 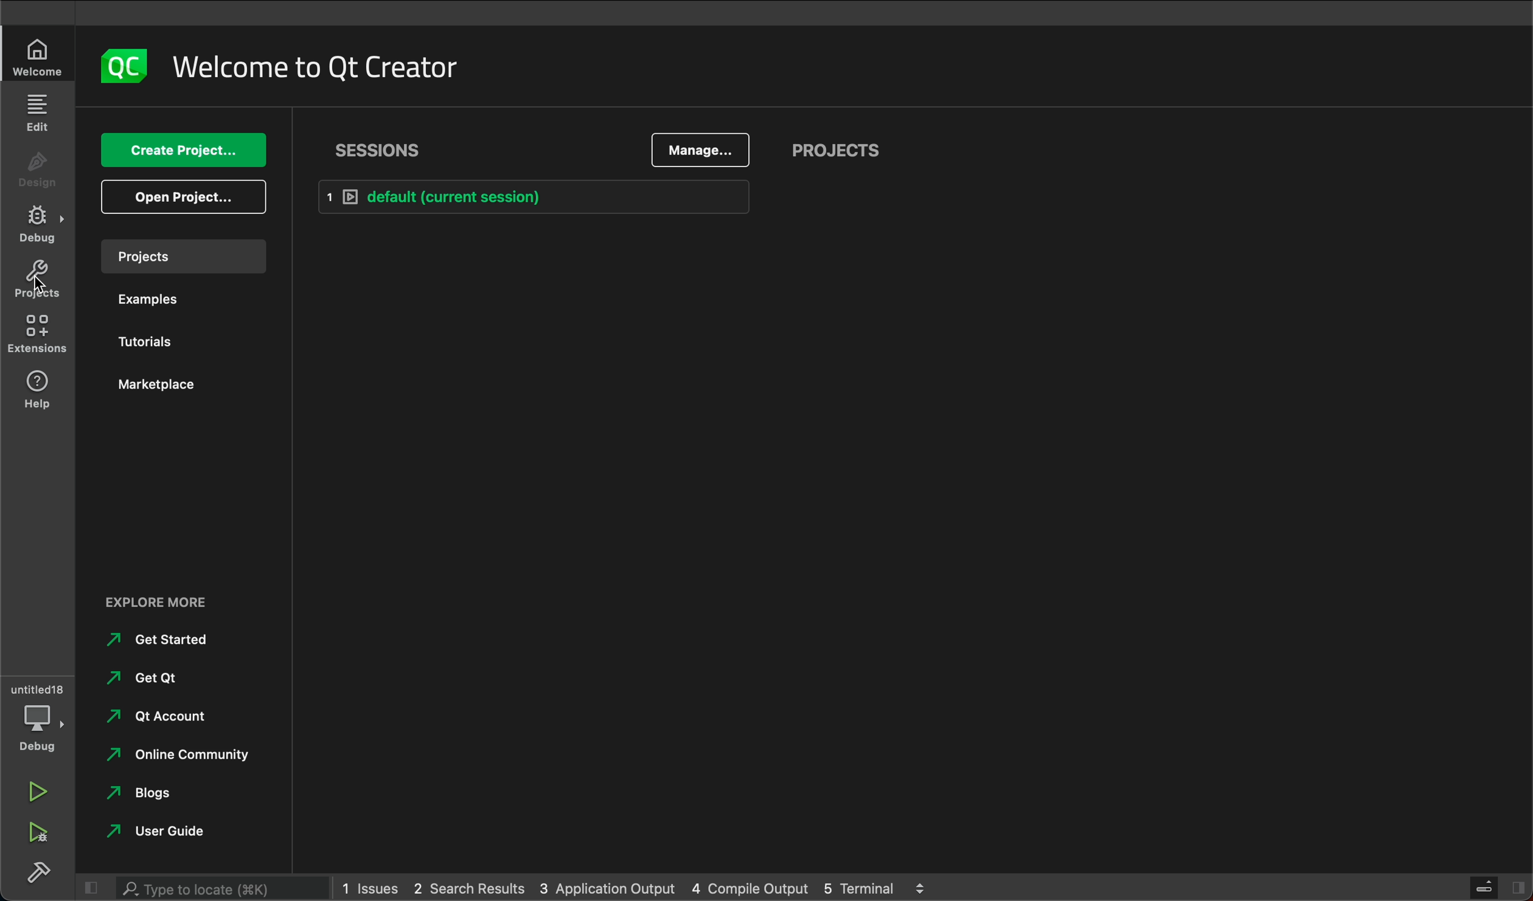 What do you see at coordinates (365, 886) in the screenshot?
I see `1 Issues` at bounding box center [365, 886].